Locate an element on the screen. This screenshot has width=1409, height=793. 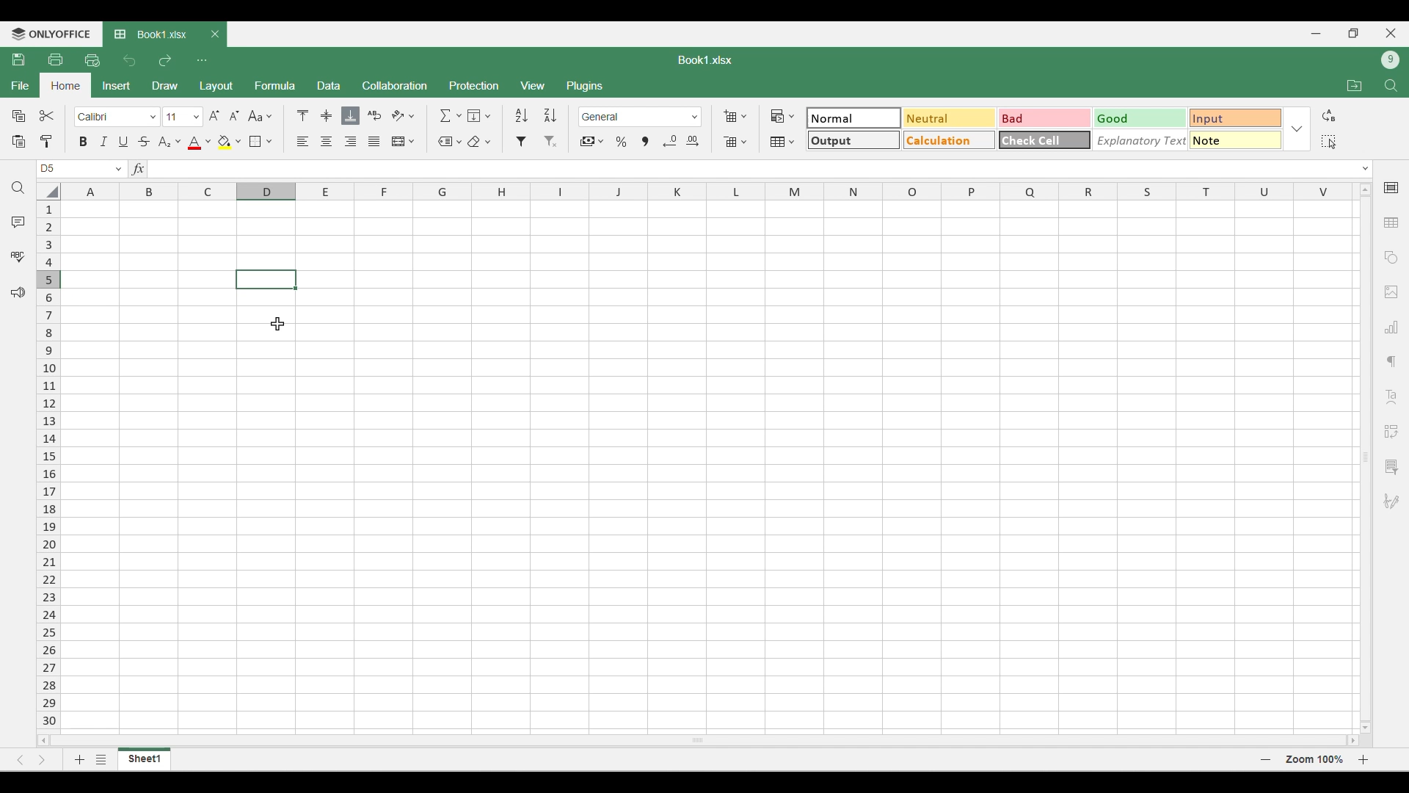
Home menu, highlighted is located at coordinates (65, 86).